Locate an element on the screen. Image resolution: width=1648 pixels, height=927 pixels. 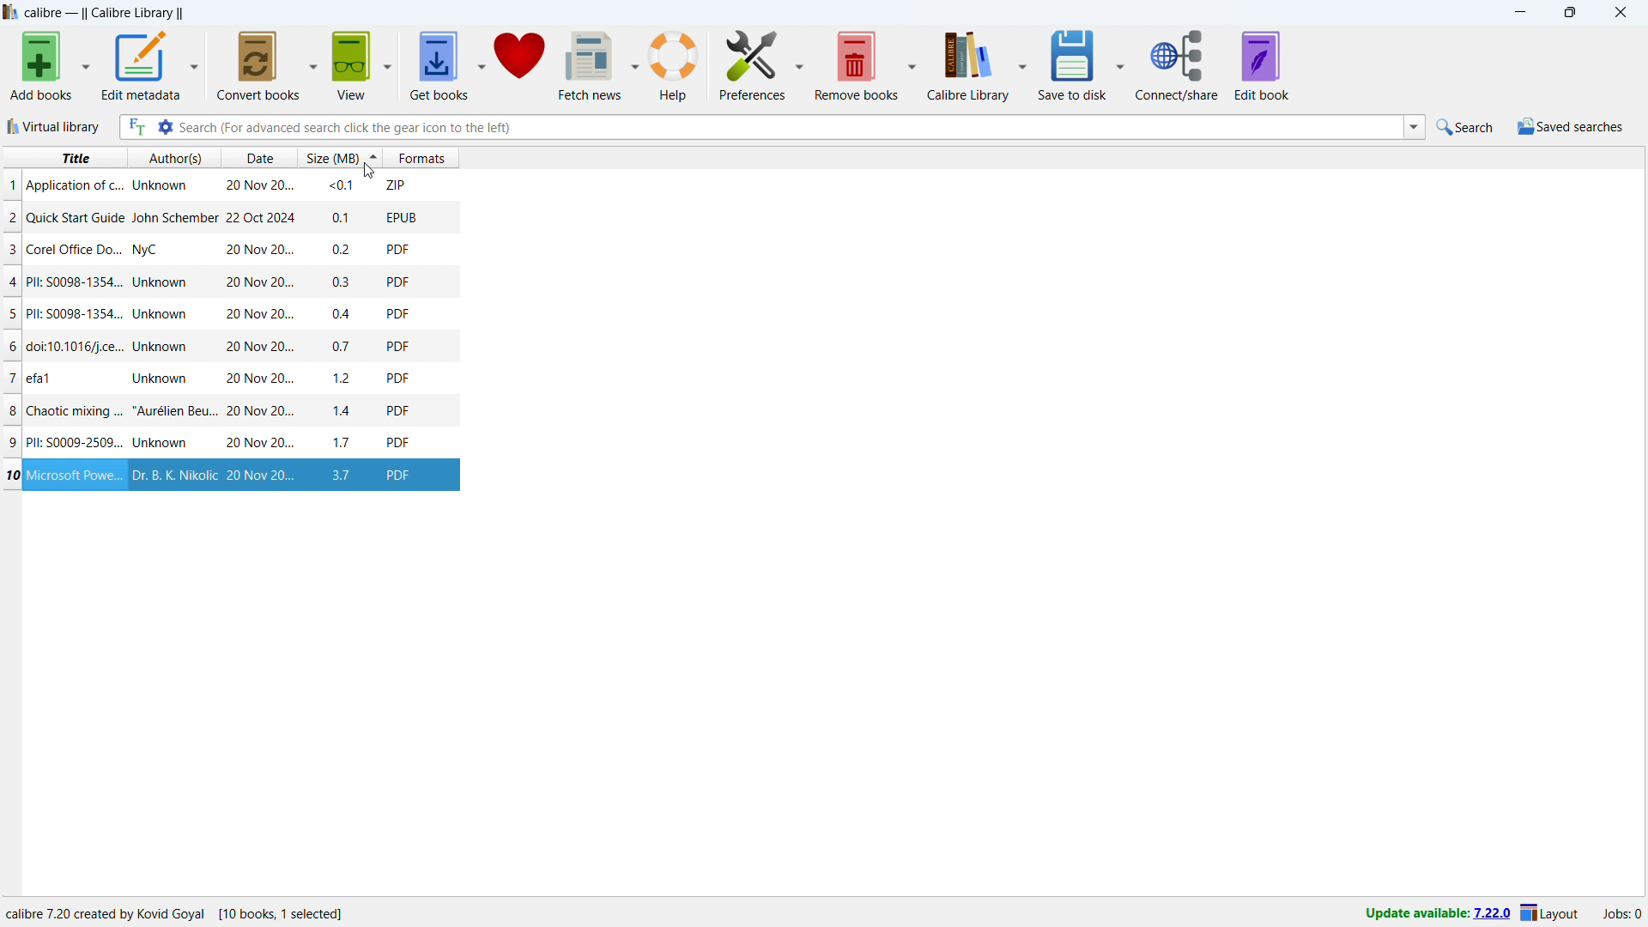
PDF is located at coordinates (397, 346).